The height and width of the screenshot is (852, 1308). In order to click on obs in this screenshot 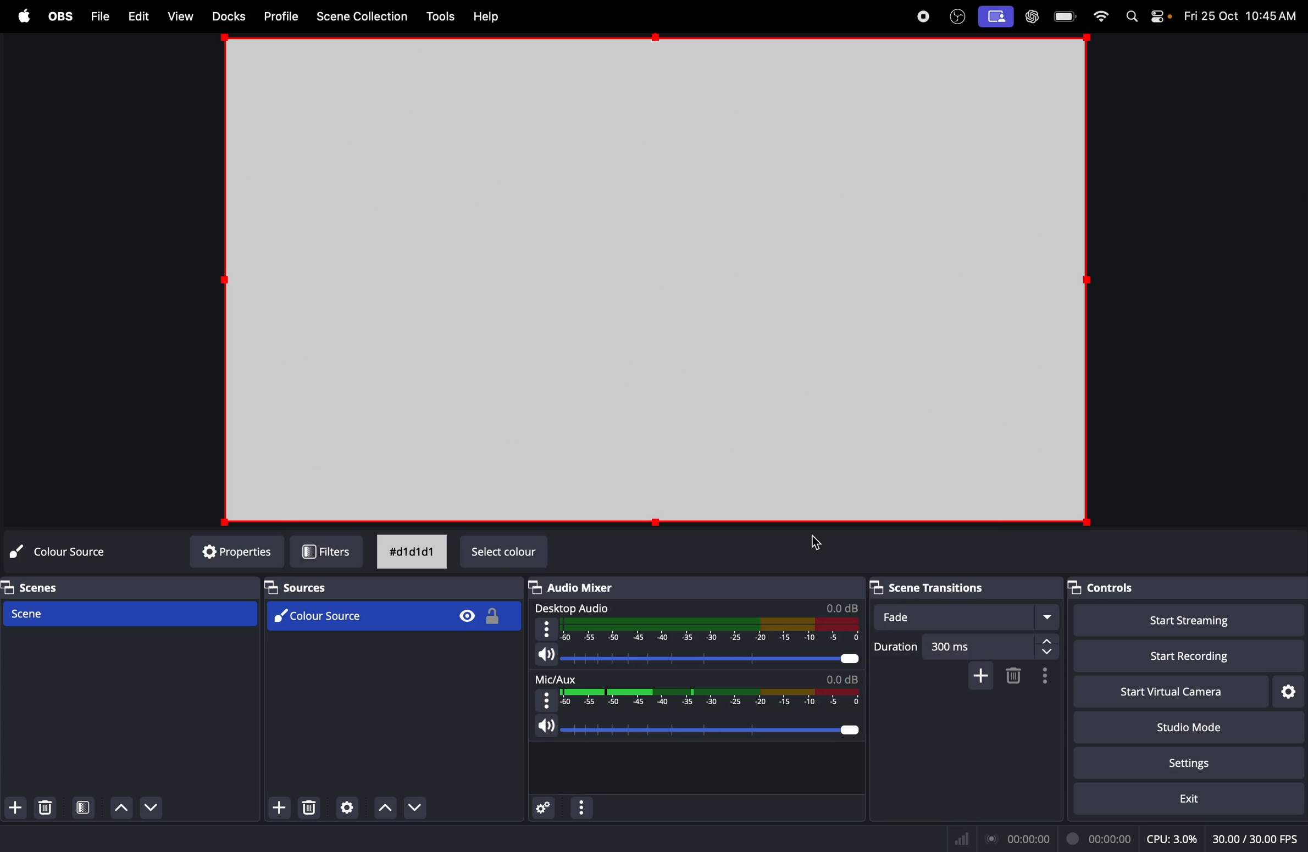, I will do `click(957, 15)`.